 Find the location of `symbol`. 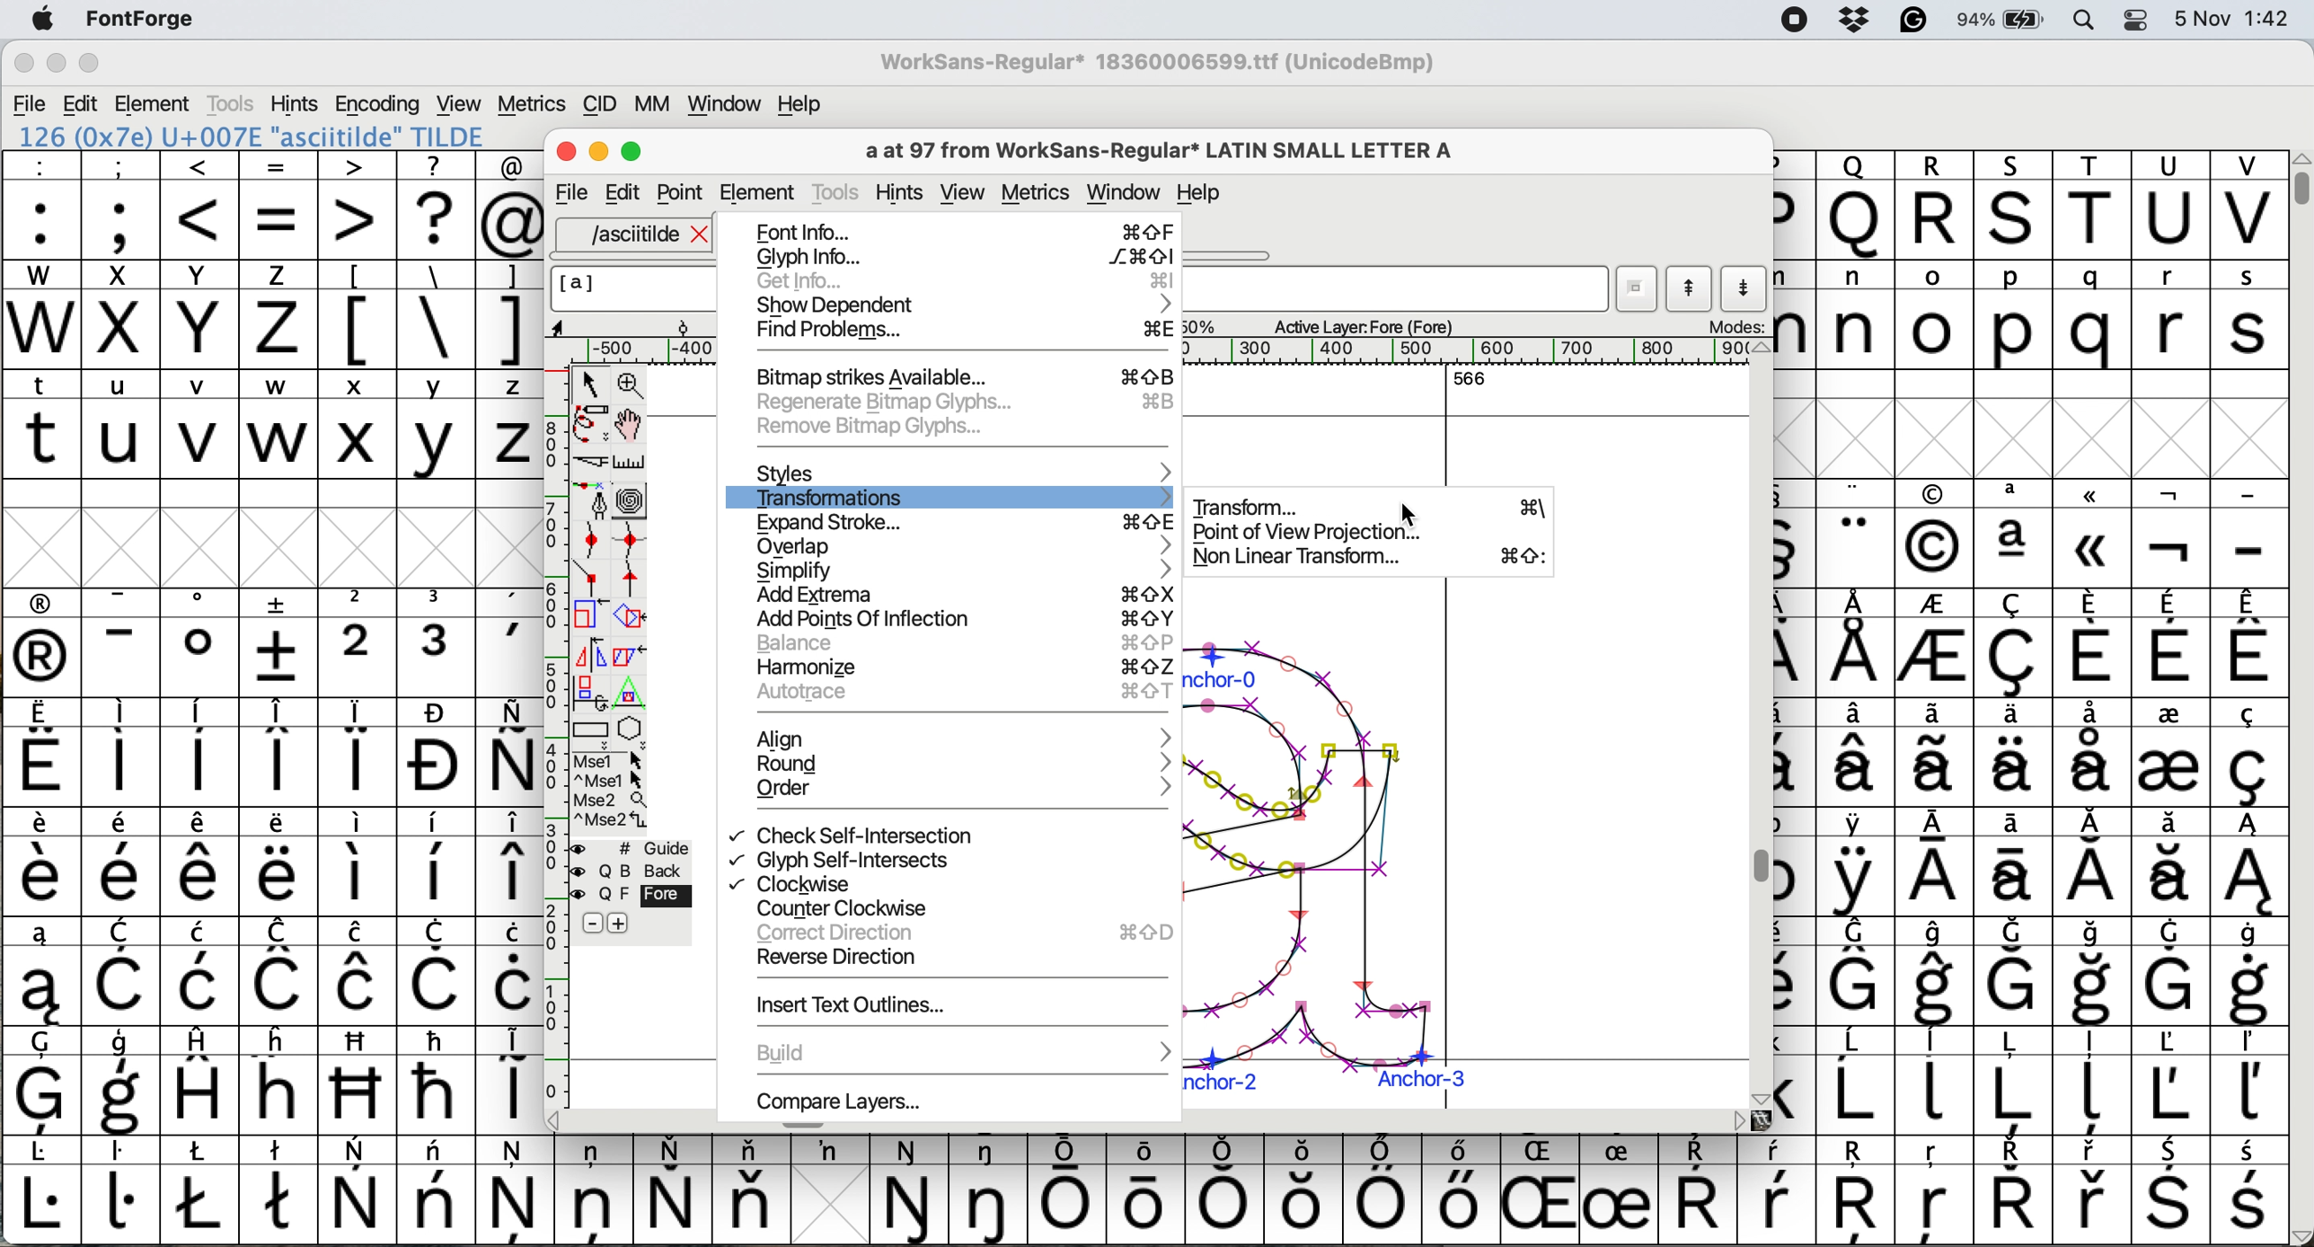

symbol is located at coordinates (2092, 642).